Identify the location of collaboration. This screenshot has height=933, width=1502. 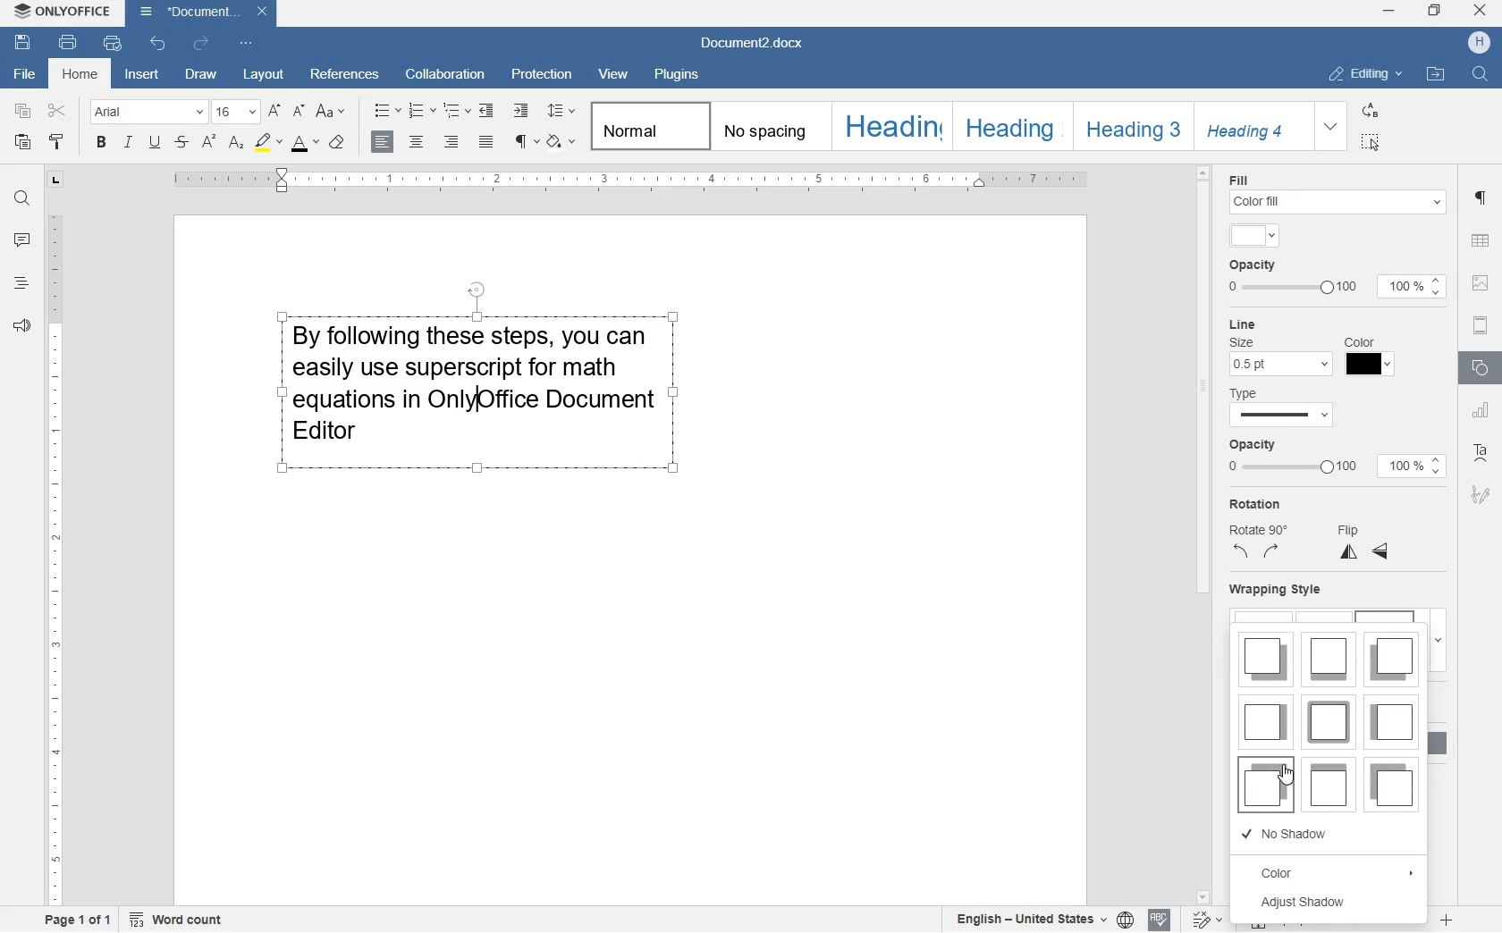
(448, 73).